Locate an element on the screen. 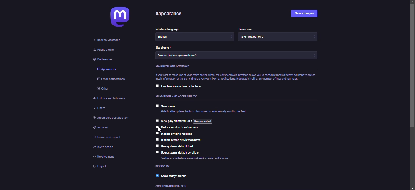  language is located at coordinates (170, 29).